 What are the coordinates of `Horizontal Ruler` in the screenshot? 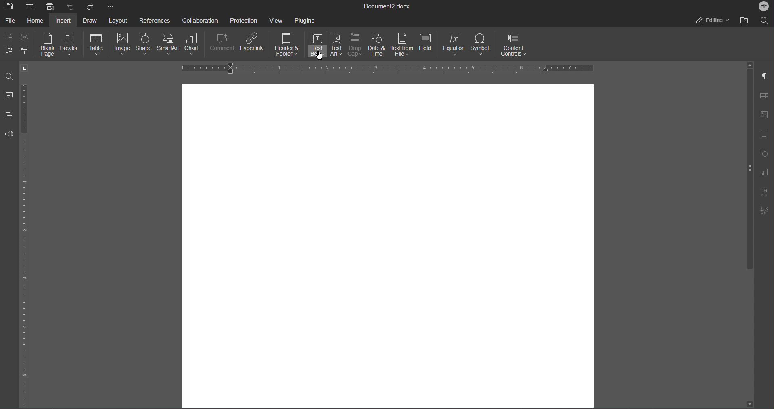 It's located at (387, 69).